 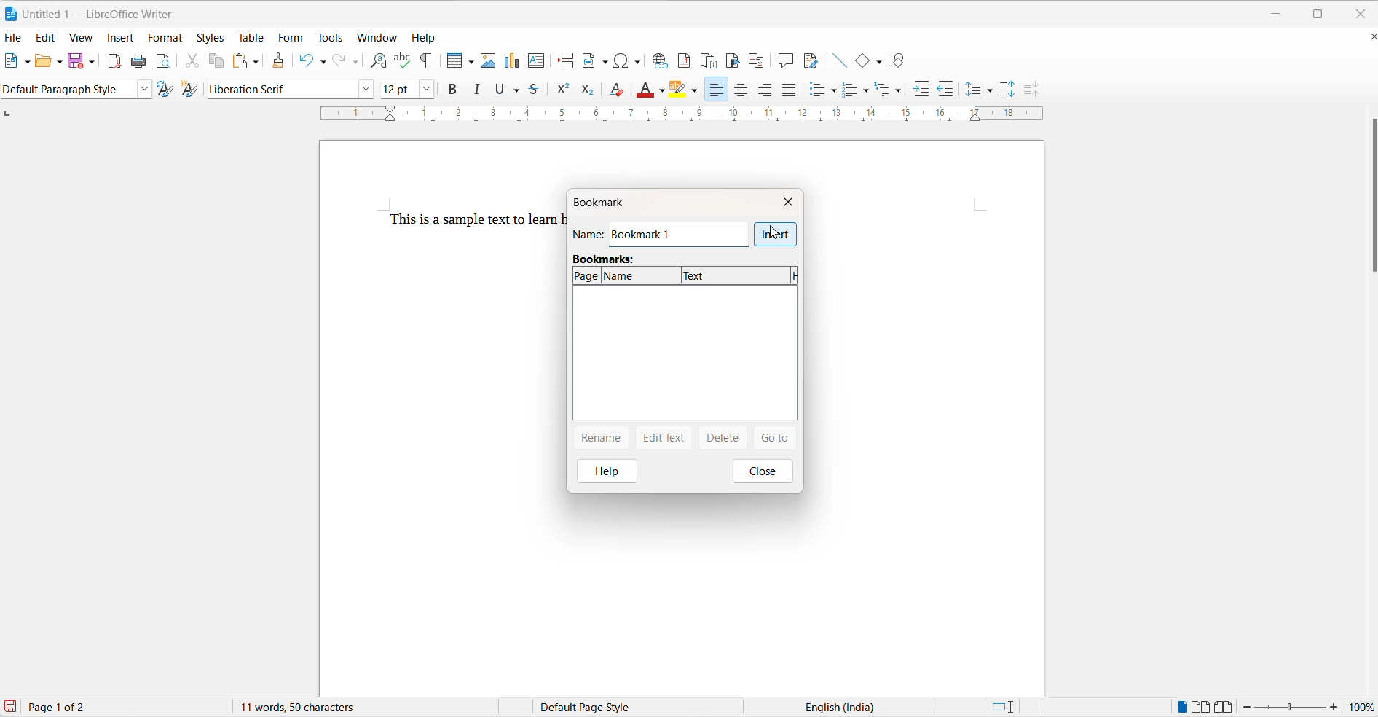 What do you see at coordinates (1201, 706) in the screenshot?
I see `multipage view` at bounding box center [1201, 706].